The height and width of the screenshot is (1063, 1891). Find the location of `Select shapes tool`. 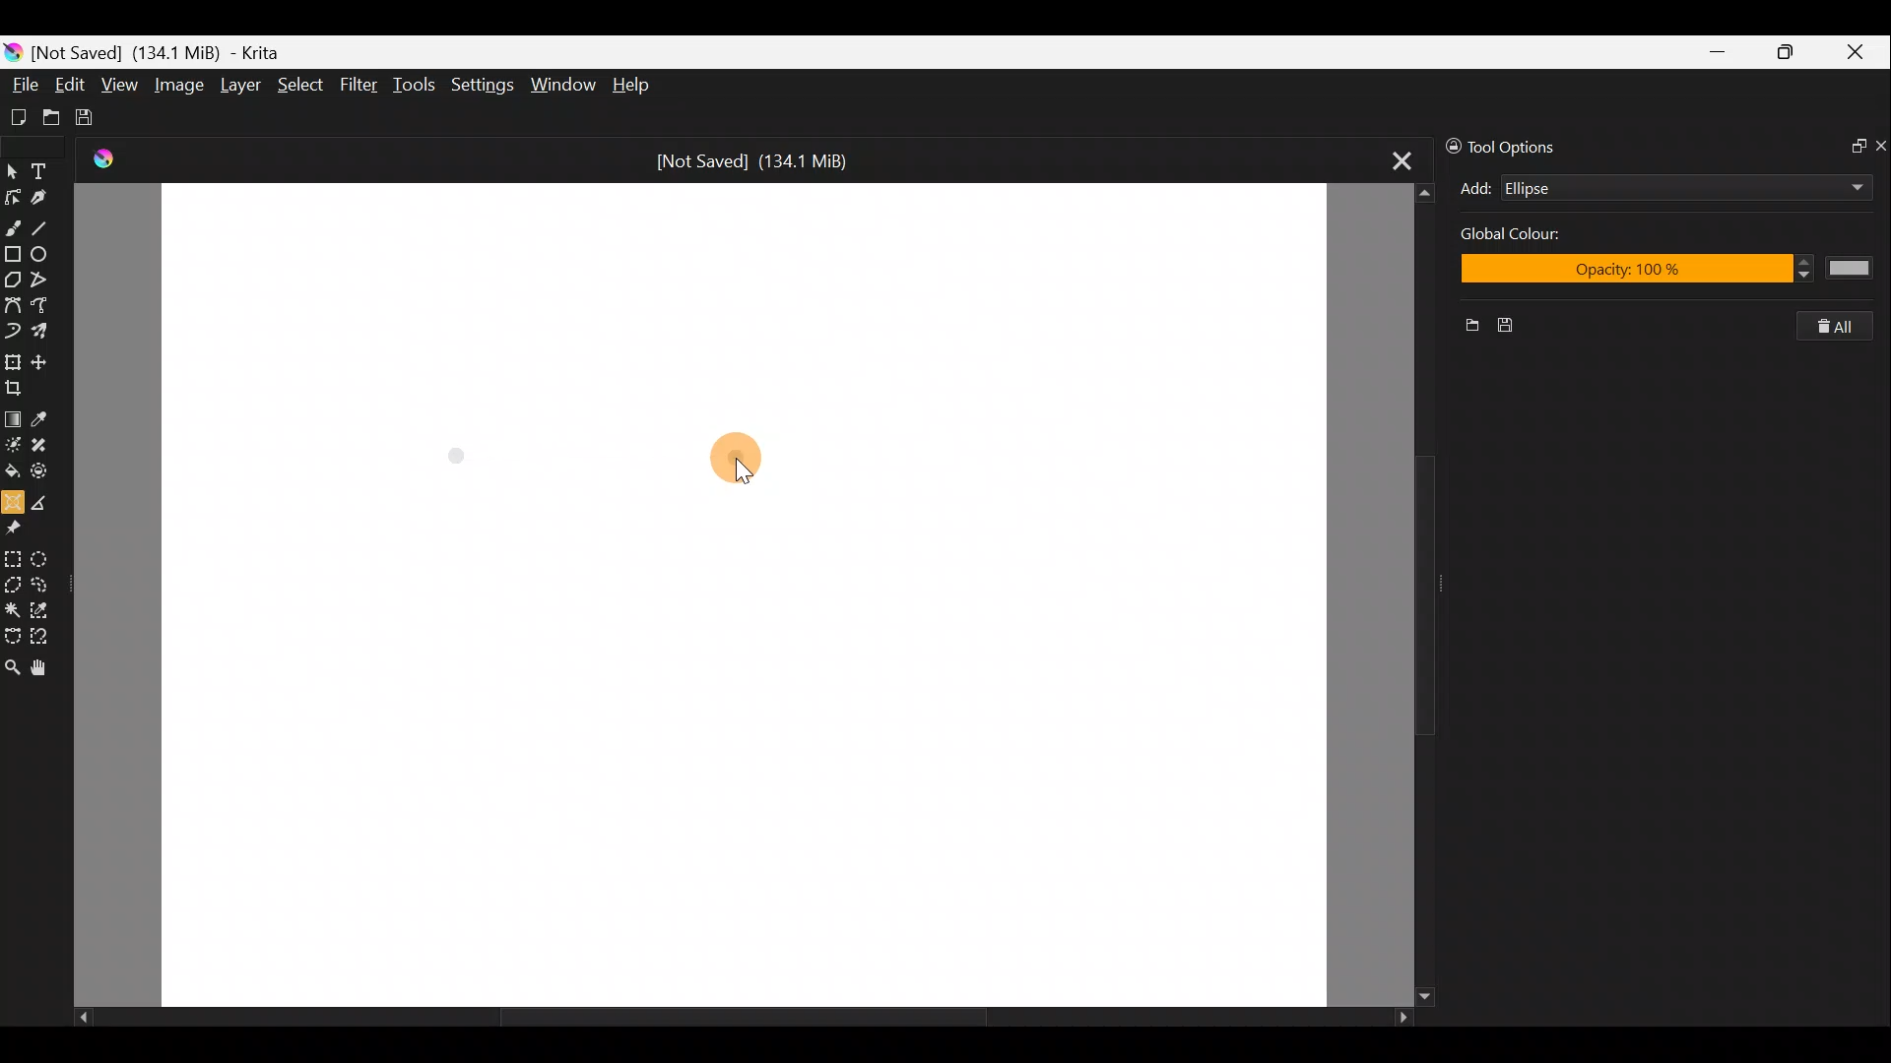

Select shapes tool is located at coordinates (13, 167).